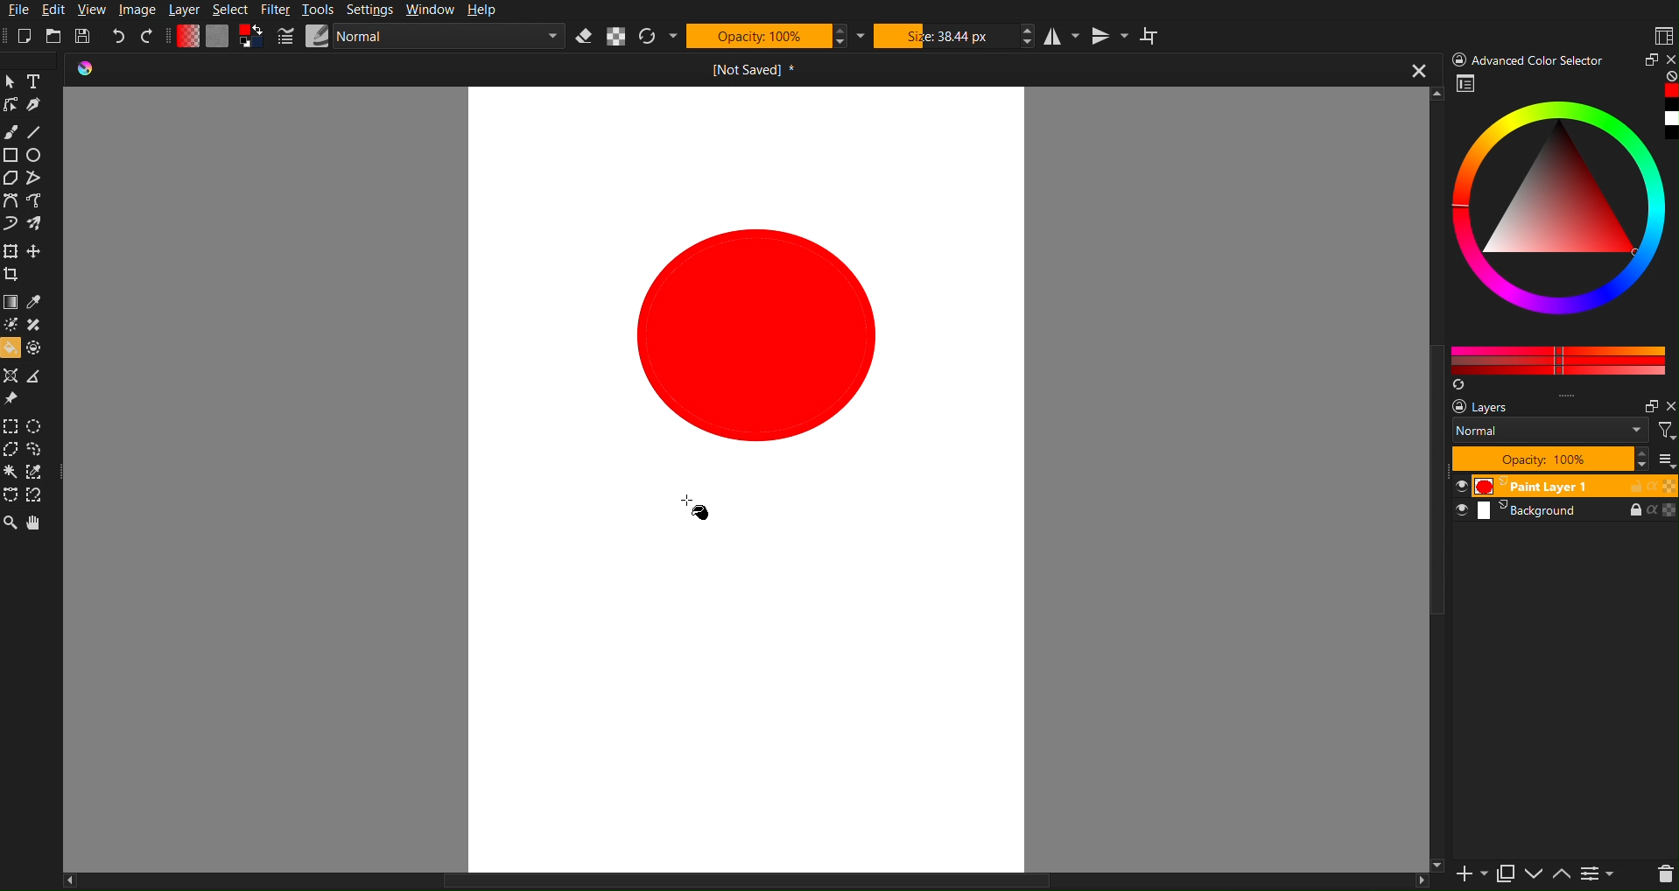  I want to click on Measure, so click(39, 379).